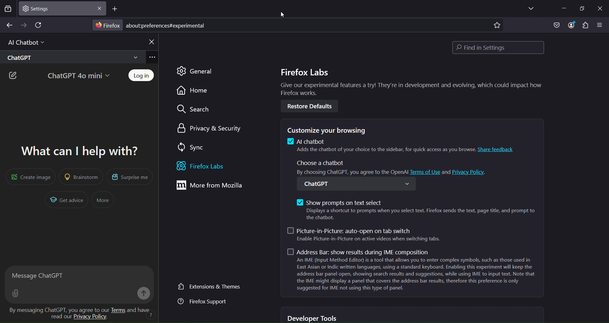 Image resolution: width=609 pixels, height=323 pixels. I want to click on firefox labs, so click(208, 166).